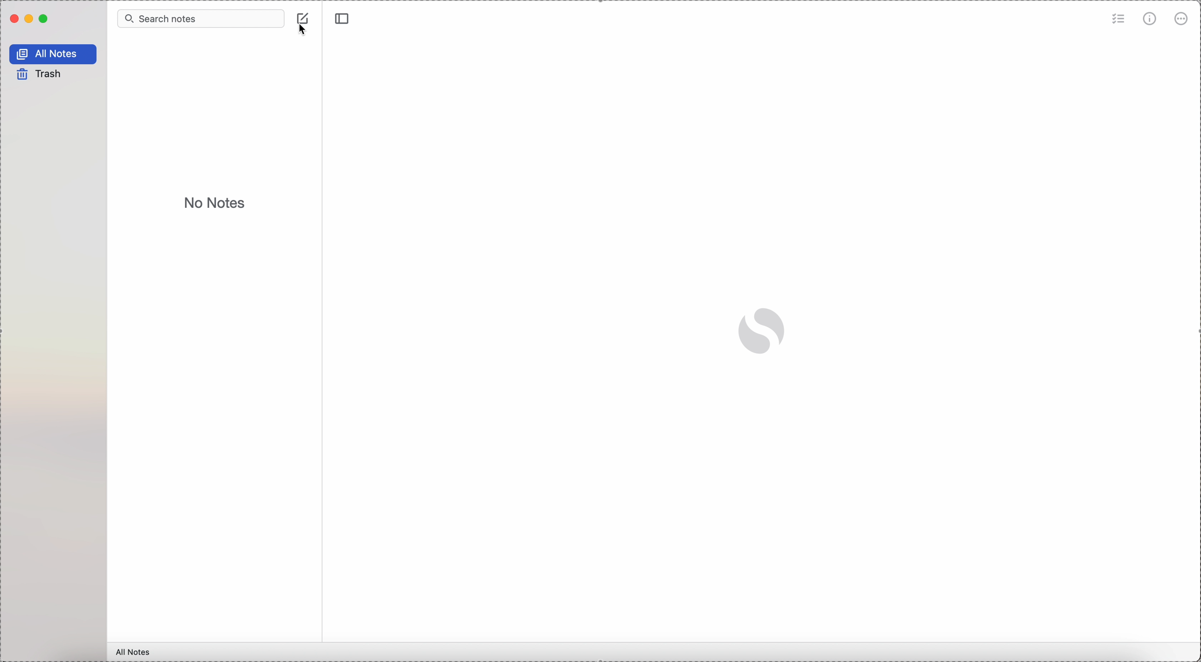 The image size is (1201, 662). Describe the element at coordinates (304, 24) in the screenshot. I see `click on create note` at that location.